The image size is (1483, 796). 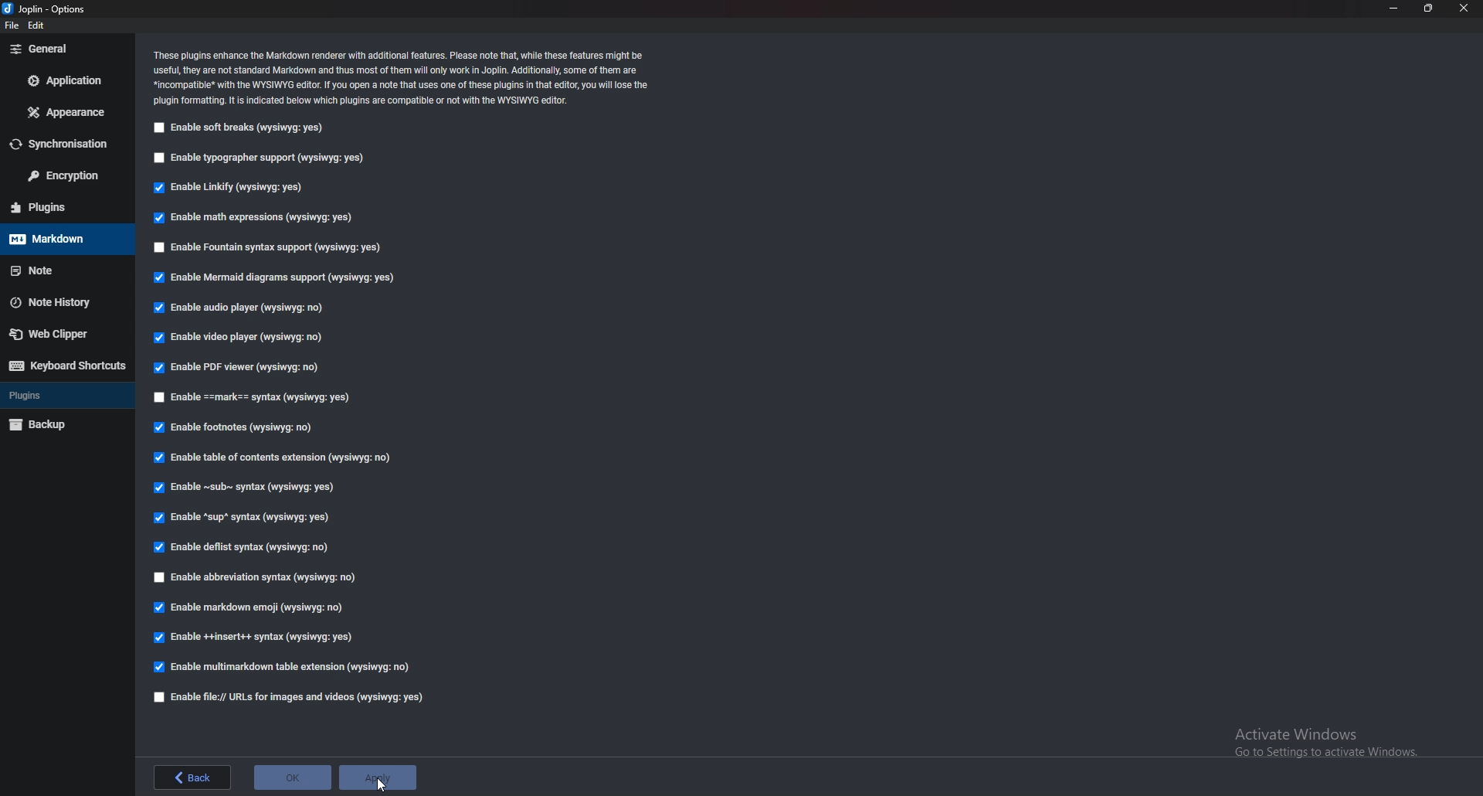 What do you see at coordinates (403, 77) in the screenshot?
I see `Info` at bounding box center [403, 77].